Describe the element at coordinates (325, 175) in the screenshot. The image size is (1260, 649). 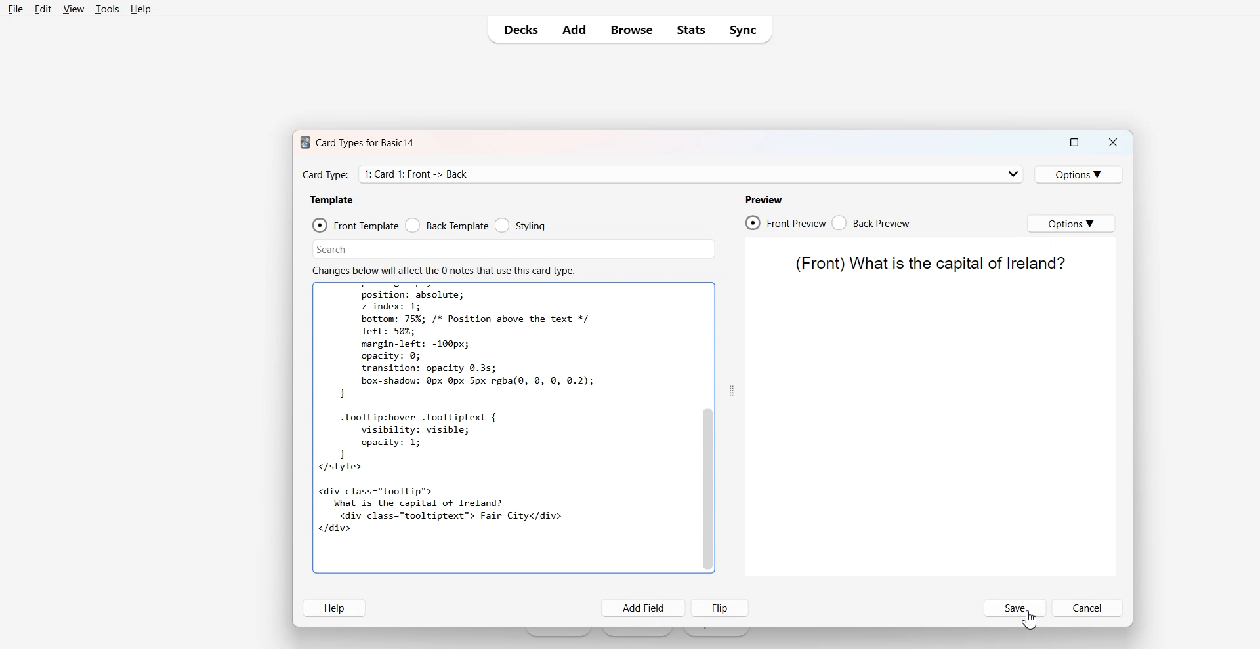
I see `Text` at that location.